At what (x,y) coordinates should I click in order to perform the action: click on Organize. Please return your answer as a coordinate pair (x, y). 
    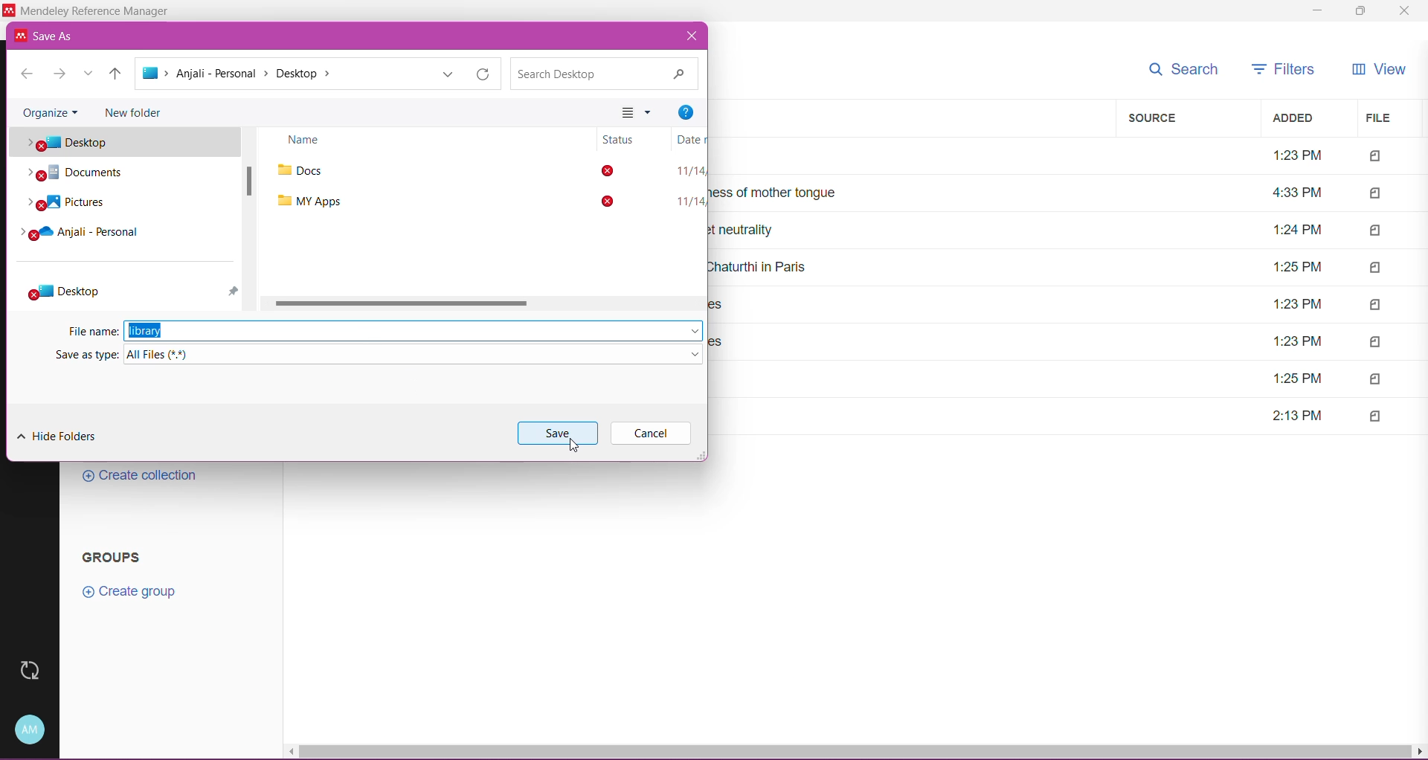
    Looking at the image, I should click on (51, 112).